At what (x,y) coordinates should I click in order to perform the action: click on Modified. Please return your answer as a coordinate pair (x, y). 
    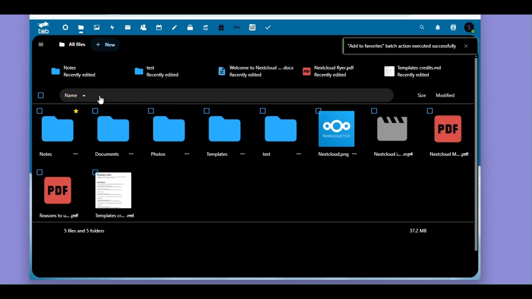
    Looking at the image, I should click on (448, 96).